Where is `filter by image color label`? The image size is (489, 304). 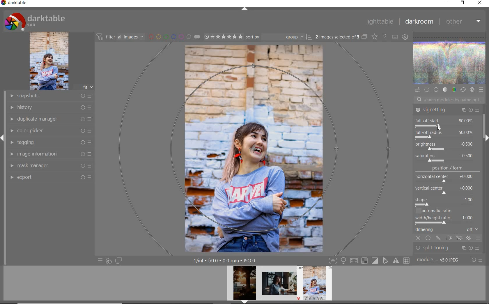
filter by image color label is located at coordinates (173, 36).